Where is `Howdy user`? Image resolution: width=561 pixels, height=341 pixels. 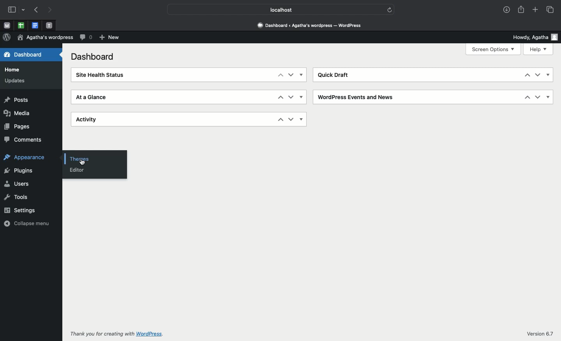 Howdy user is located at coordinates (534, 36).